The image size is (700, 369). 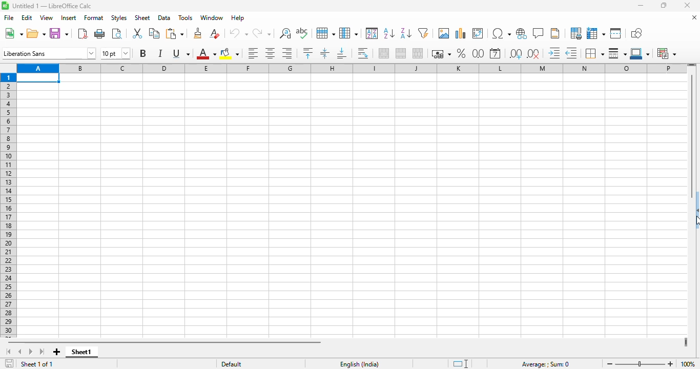 I want to click on insert or edit pivot table, so click(x=478, y=33).